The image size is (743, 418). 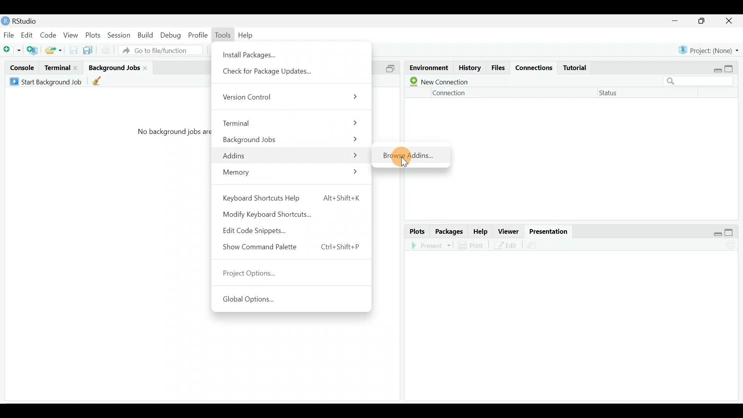 I want to click on Close background jobs, so click(x=149, y=67).